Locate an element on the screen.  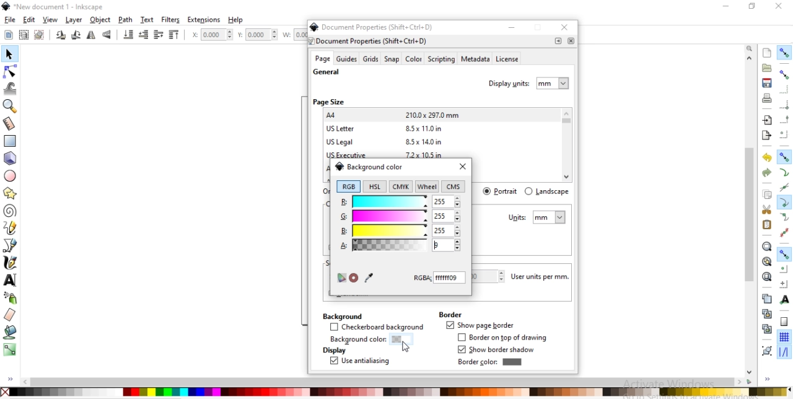
create spirals is located at coordinates (10, 211).